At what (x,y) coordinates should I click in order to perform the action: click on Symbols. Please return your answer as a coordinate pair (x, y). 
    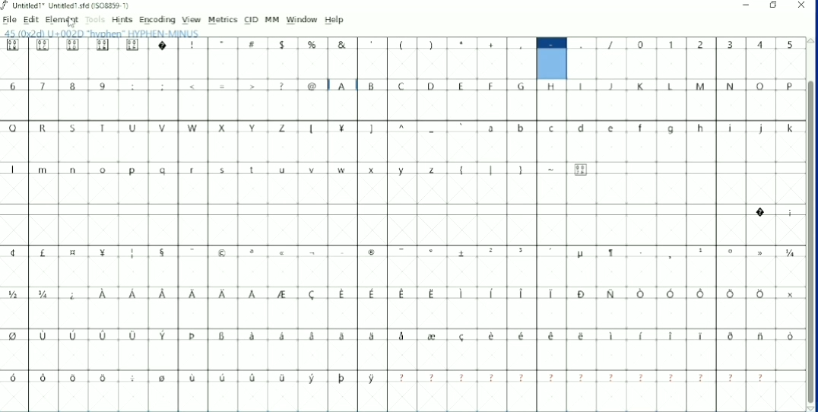
    Looking at the image, I should click on (224, 87).